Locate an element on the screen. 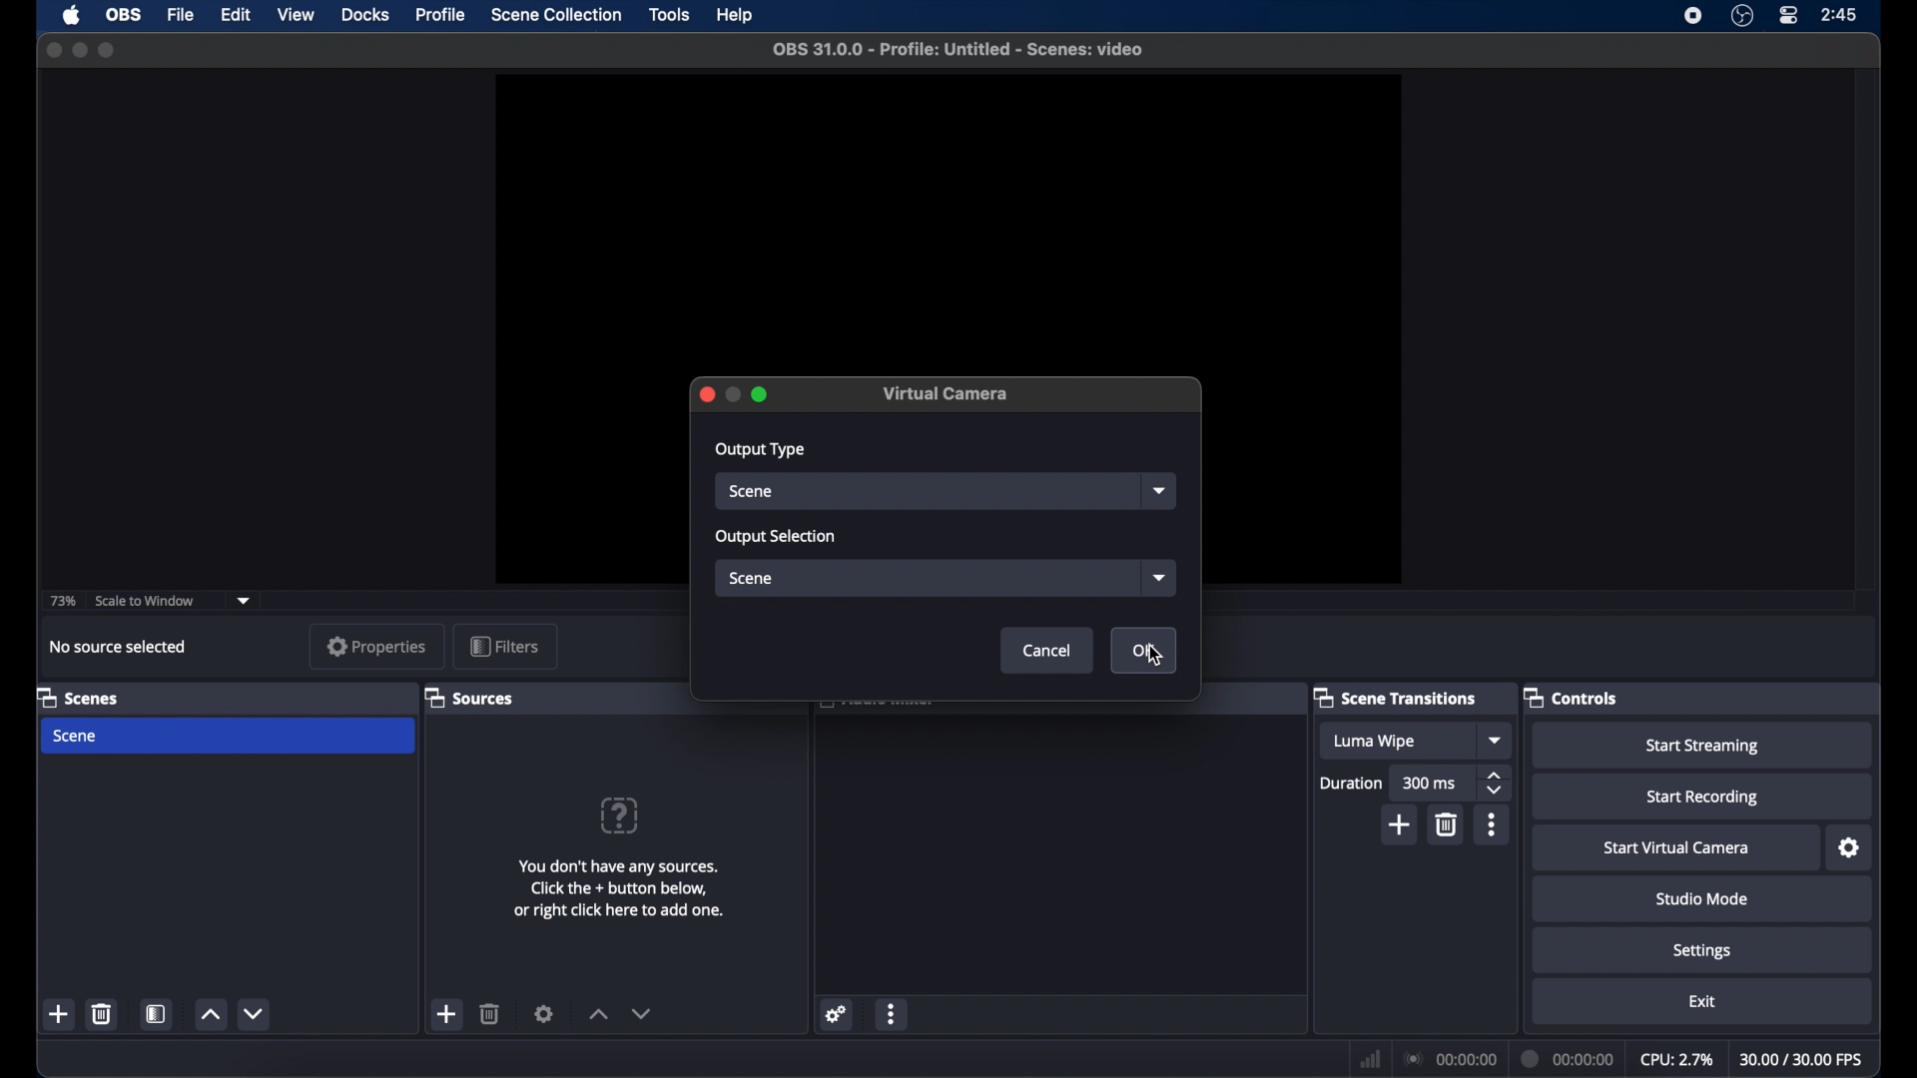 This screenshot has width=1917, height=1078. connection is located at coordinates (1449, 1058).